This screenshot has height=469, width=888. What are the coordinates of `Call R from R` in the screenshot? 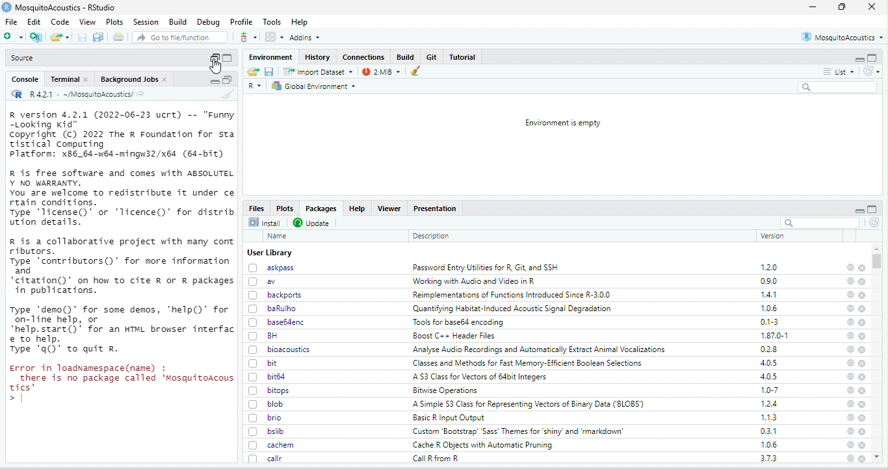 It's located at (435, 457).